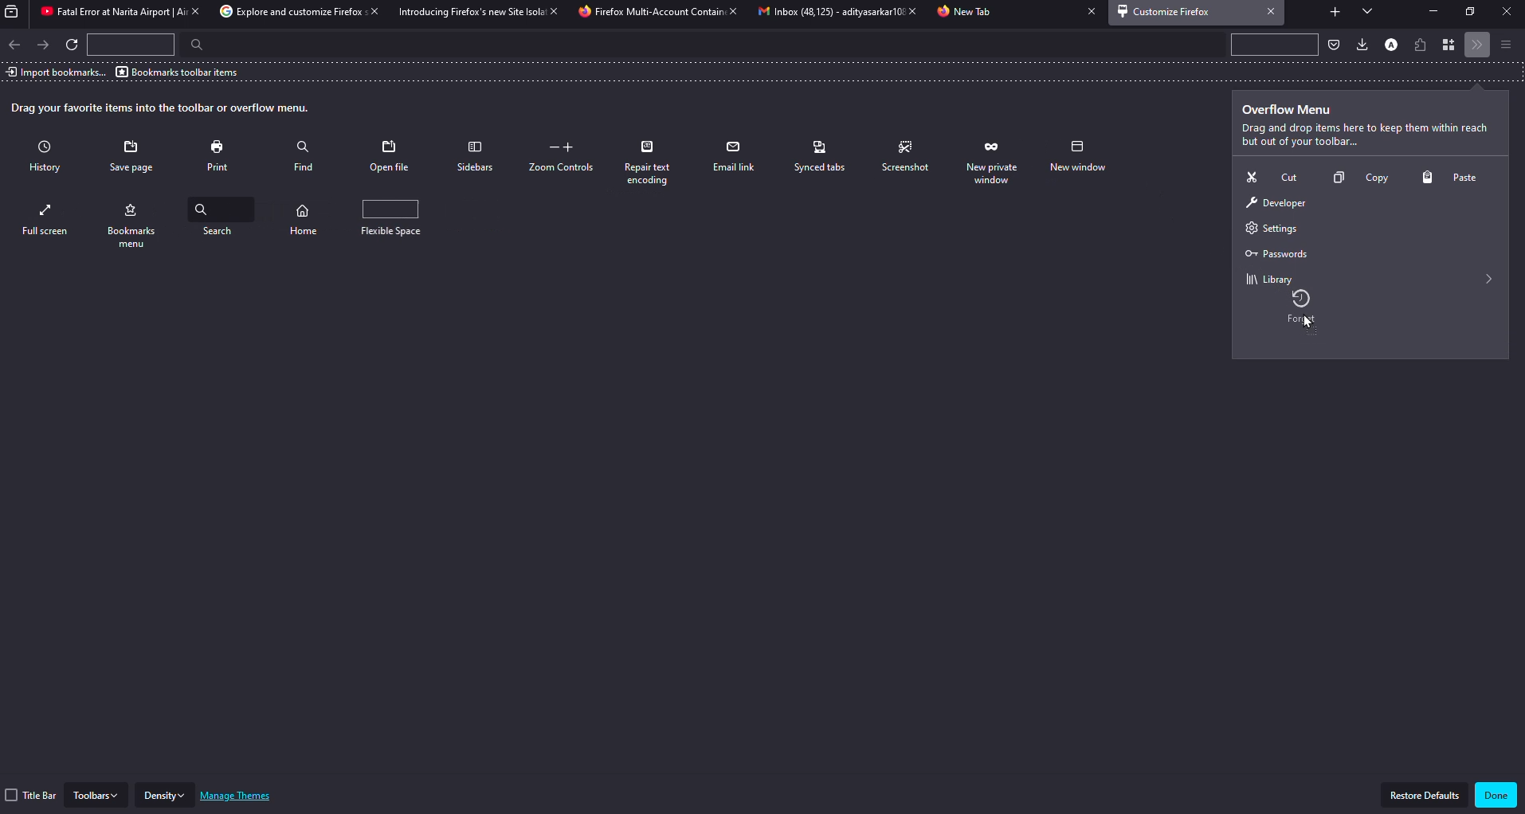  What do you see at coordinates (179, 72) in the screenshot?
I see `bookmarks toolbar items` at bounding box center [179, 72].